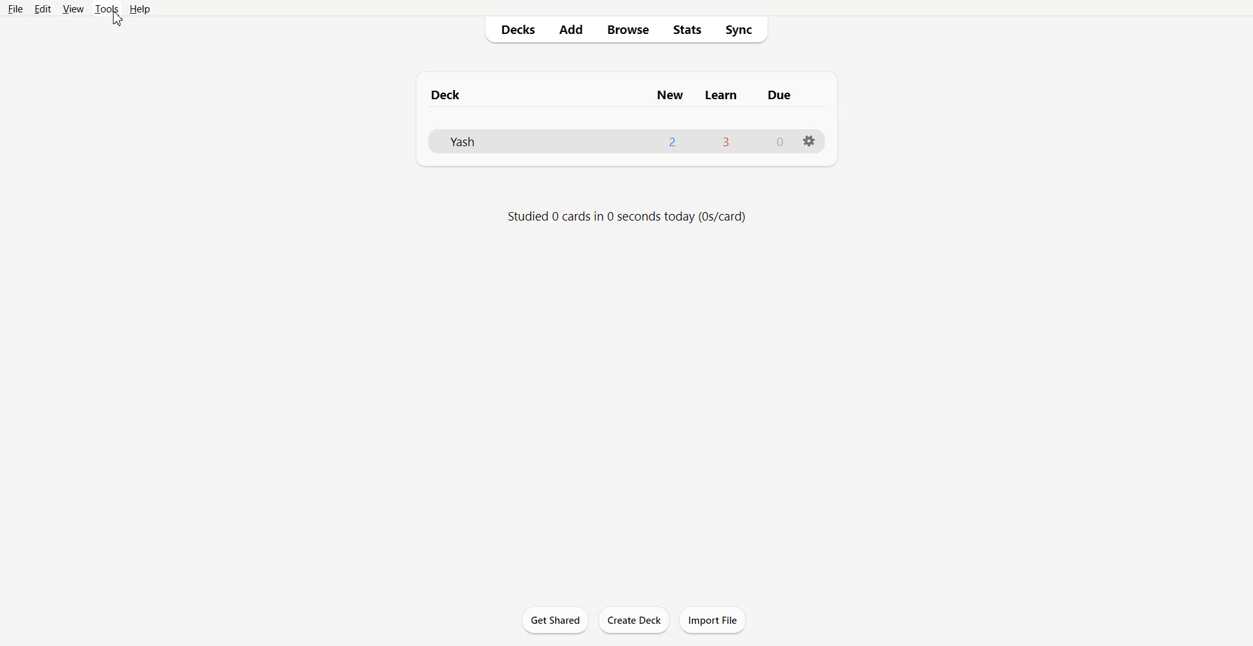 This screenshot has height=646, width=1253. What do you see at coordinates (106, 9) in the screenshot?
I see `Tools` at bounding box center [106, 9].